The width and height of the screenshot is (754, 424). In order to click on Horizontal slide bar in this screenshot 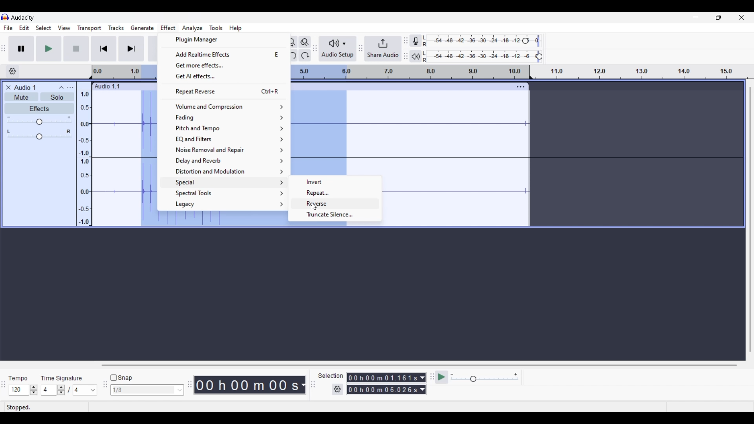, I will do `click(419, 365)`.